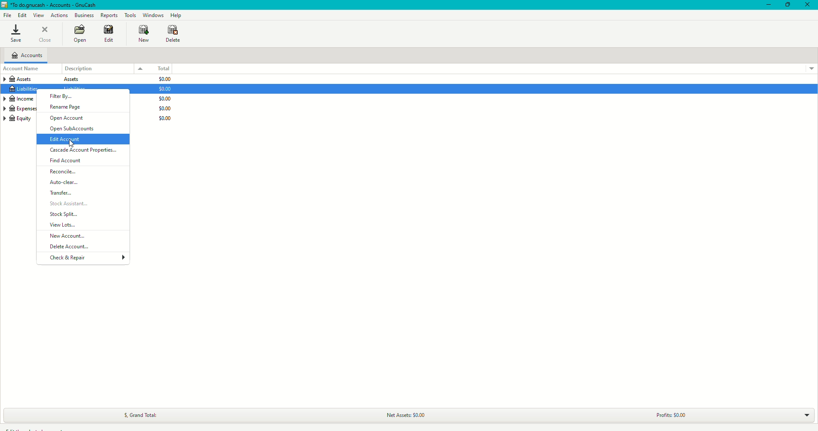  What do you see at coordinates (70, 247) in the screenshot?
I see `Delete Account` at bounding box center [70, 247].